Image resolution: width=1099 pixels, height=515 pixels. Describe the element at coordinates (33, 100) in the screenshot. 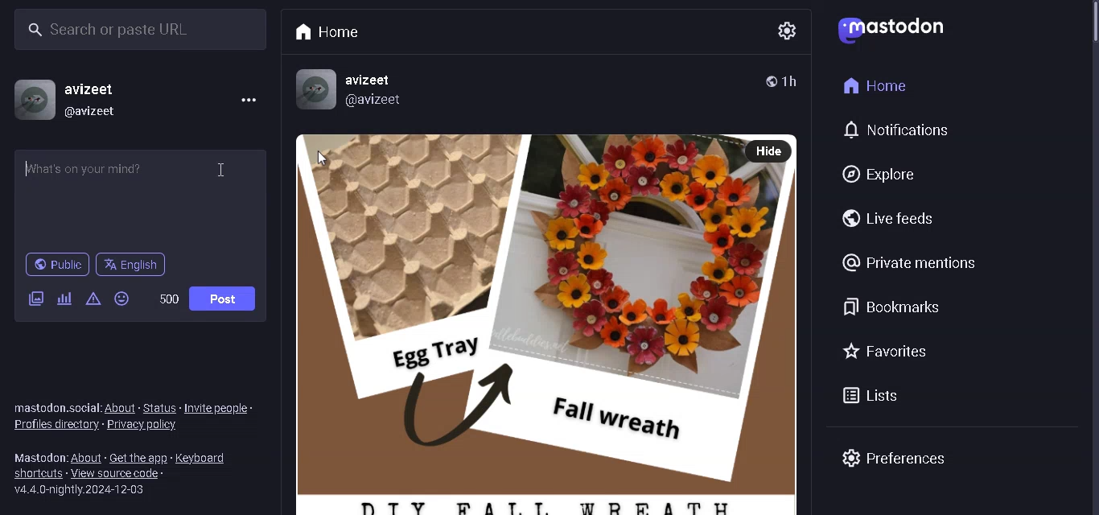

I see `PROFILE PICTURE` at that location.